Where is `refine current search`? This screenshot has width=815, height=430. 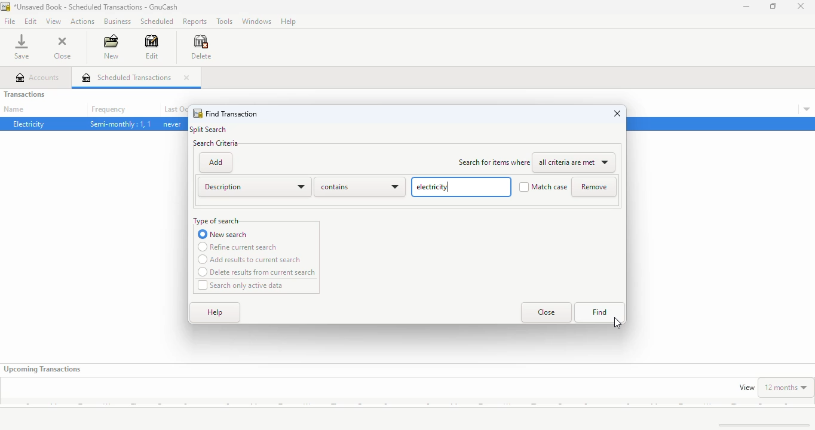 refine current search is located at coordinates (238, 247).